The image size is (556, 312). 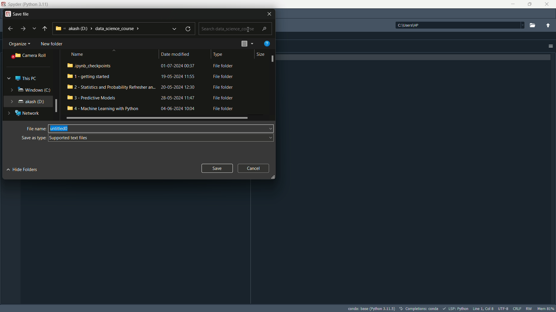 What do you see at coordinates (516, 309) in the screenshot?
I see `file permissions` at bounding box center [516, 309].